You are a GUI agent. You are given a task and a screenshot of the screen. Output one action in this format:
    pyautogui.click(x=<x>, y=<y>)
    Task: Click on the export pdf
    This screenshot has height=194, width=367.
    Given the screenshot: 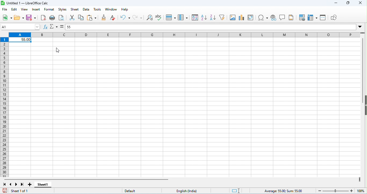 What is the action you would take?
    pyautogui.click(x=44, y=17)
    